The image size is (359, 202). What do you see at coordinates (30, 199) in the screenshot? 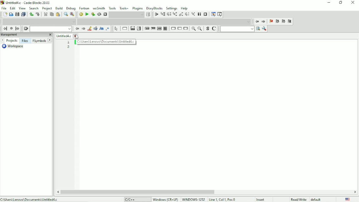
I see `File name and location` at bounding box center [30, 199].